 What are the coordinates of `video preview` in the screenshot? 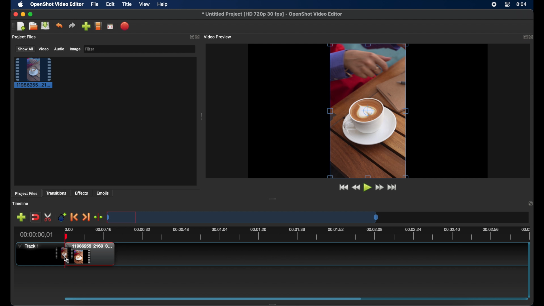 It's located at (218, 37).